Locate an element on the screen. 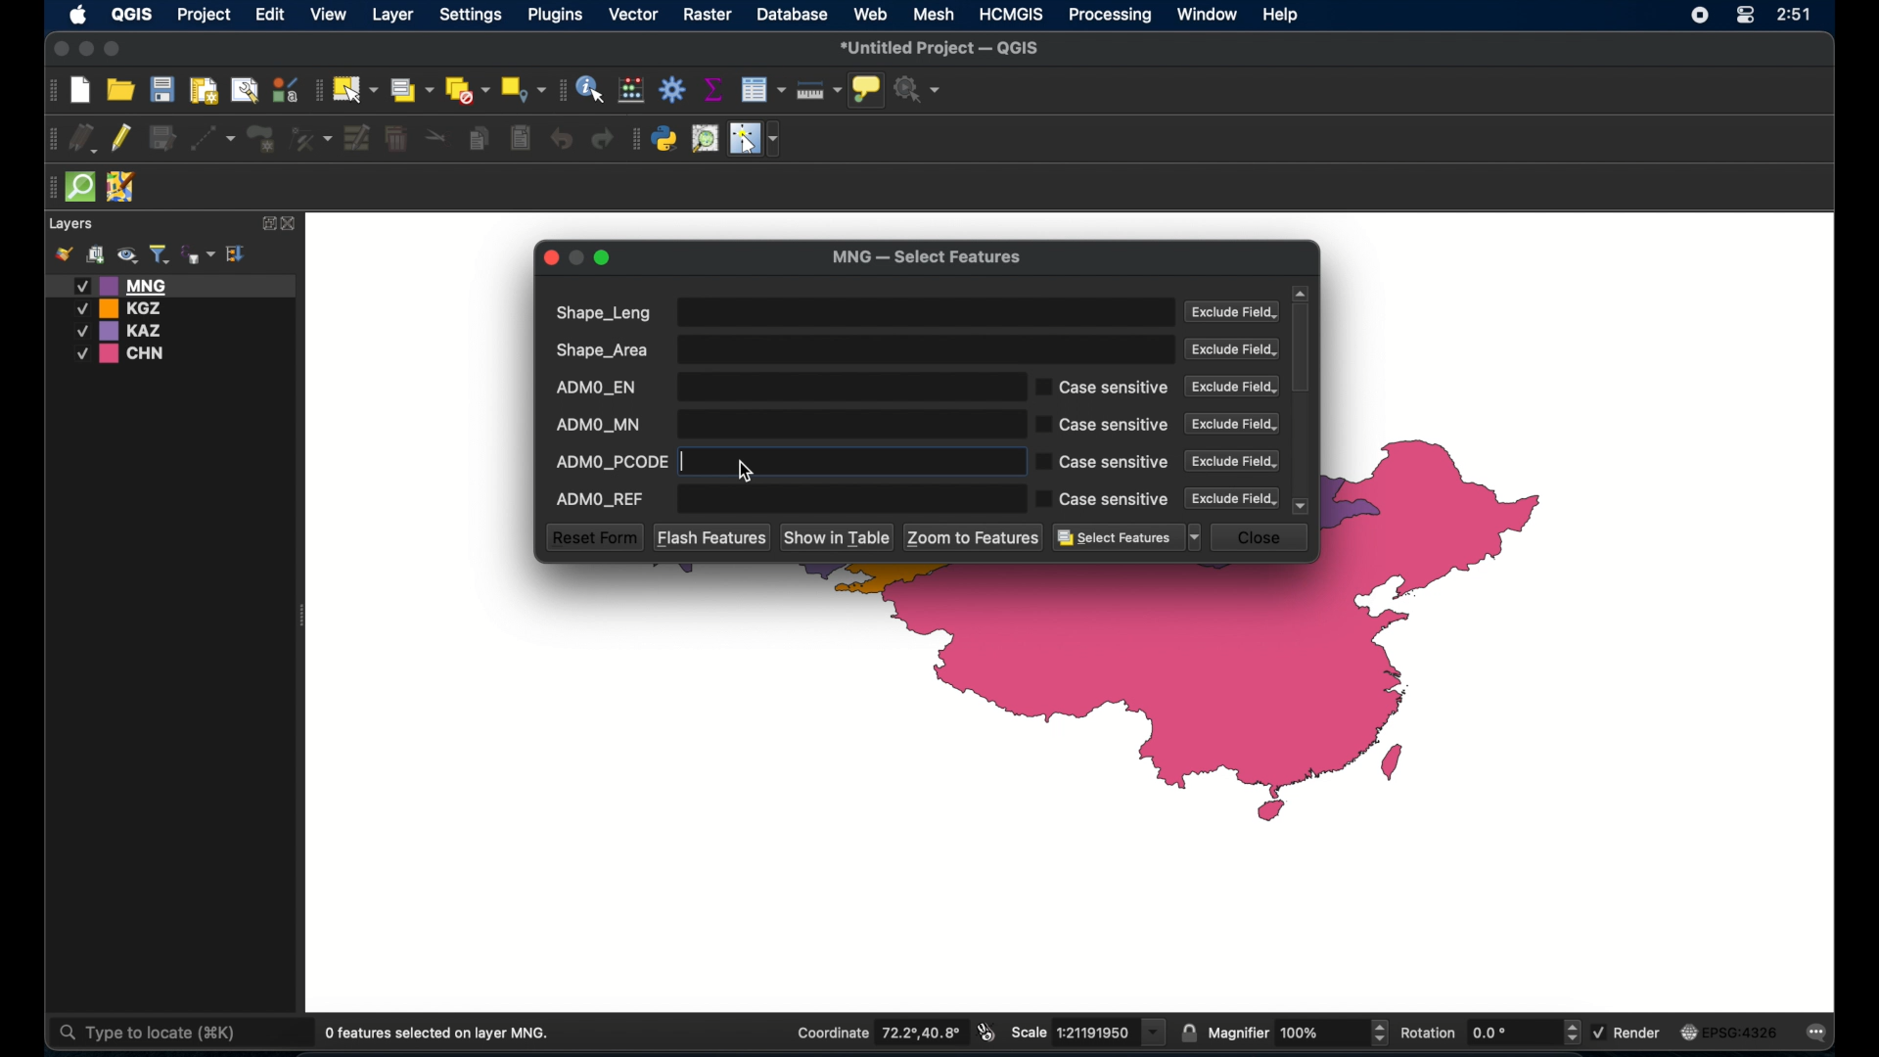 This screenshot has width=1879, height=1057. open attribute table is located at coordinates (765, 90).